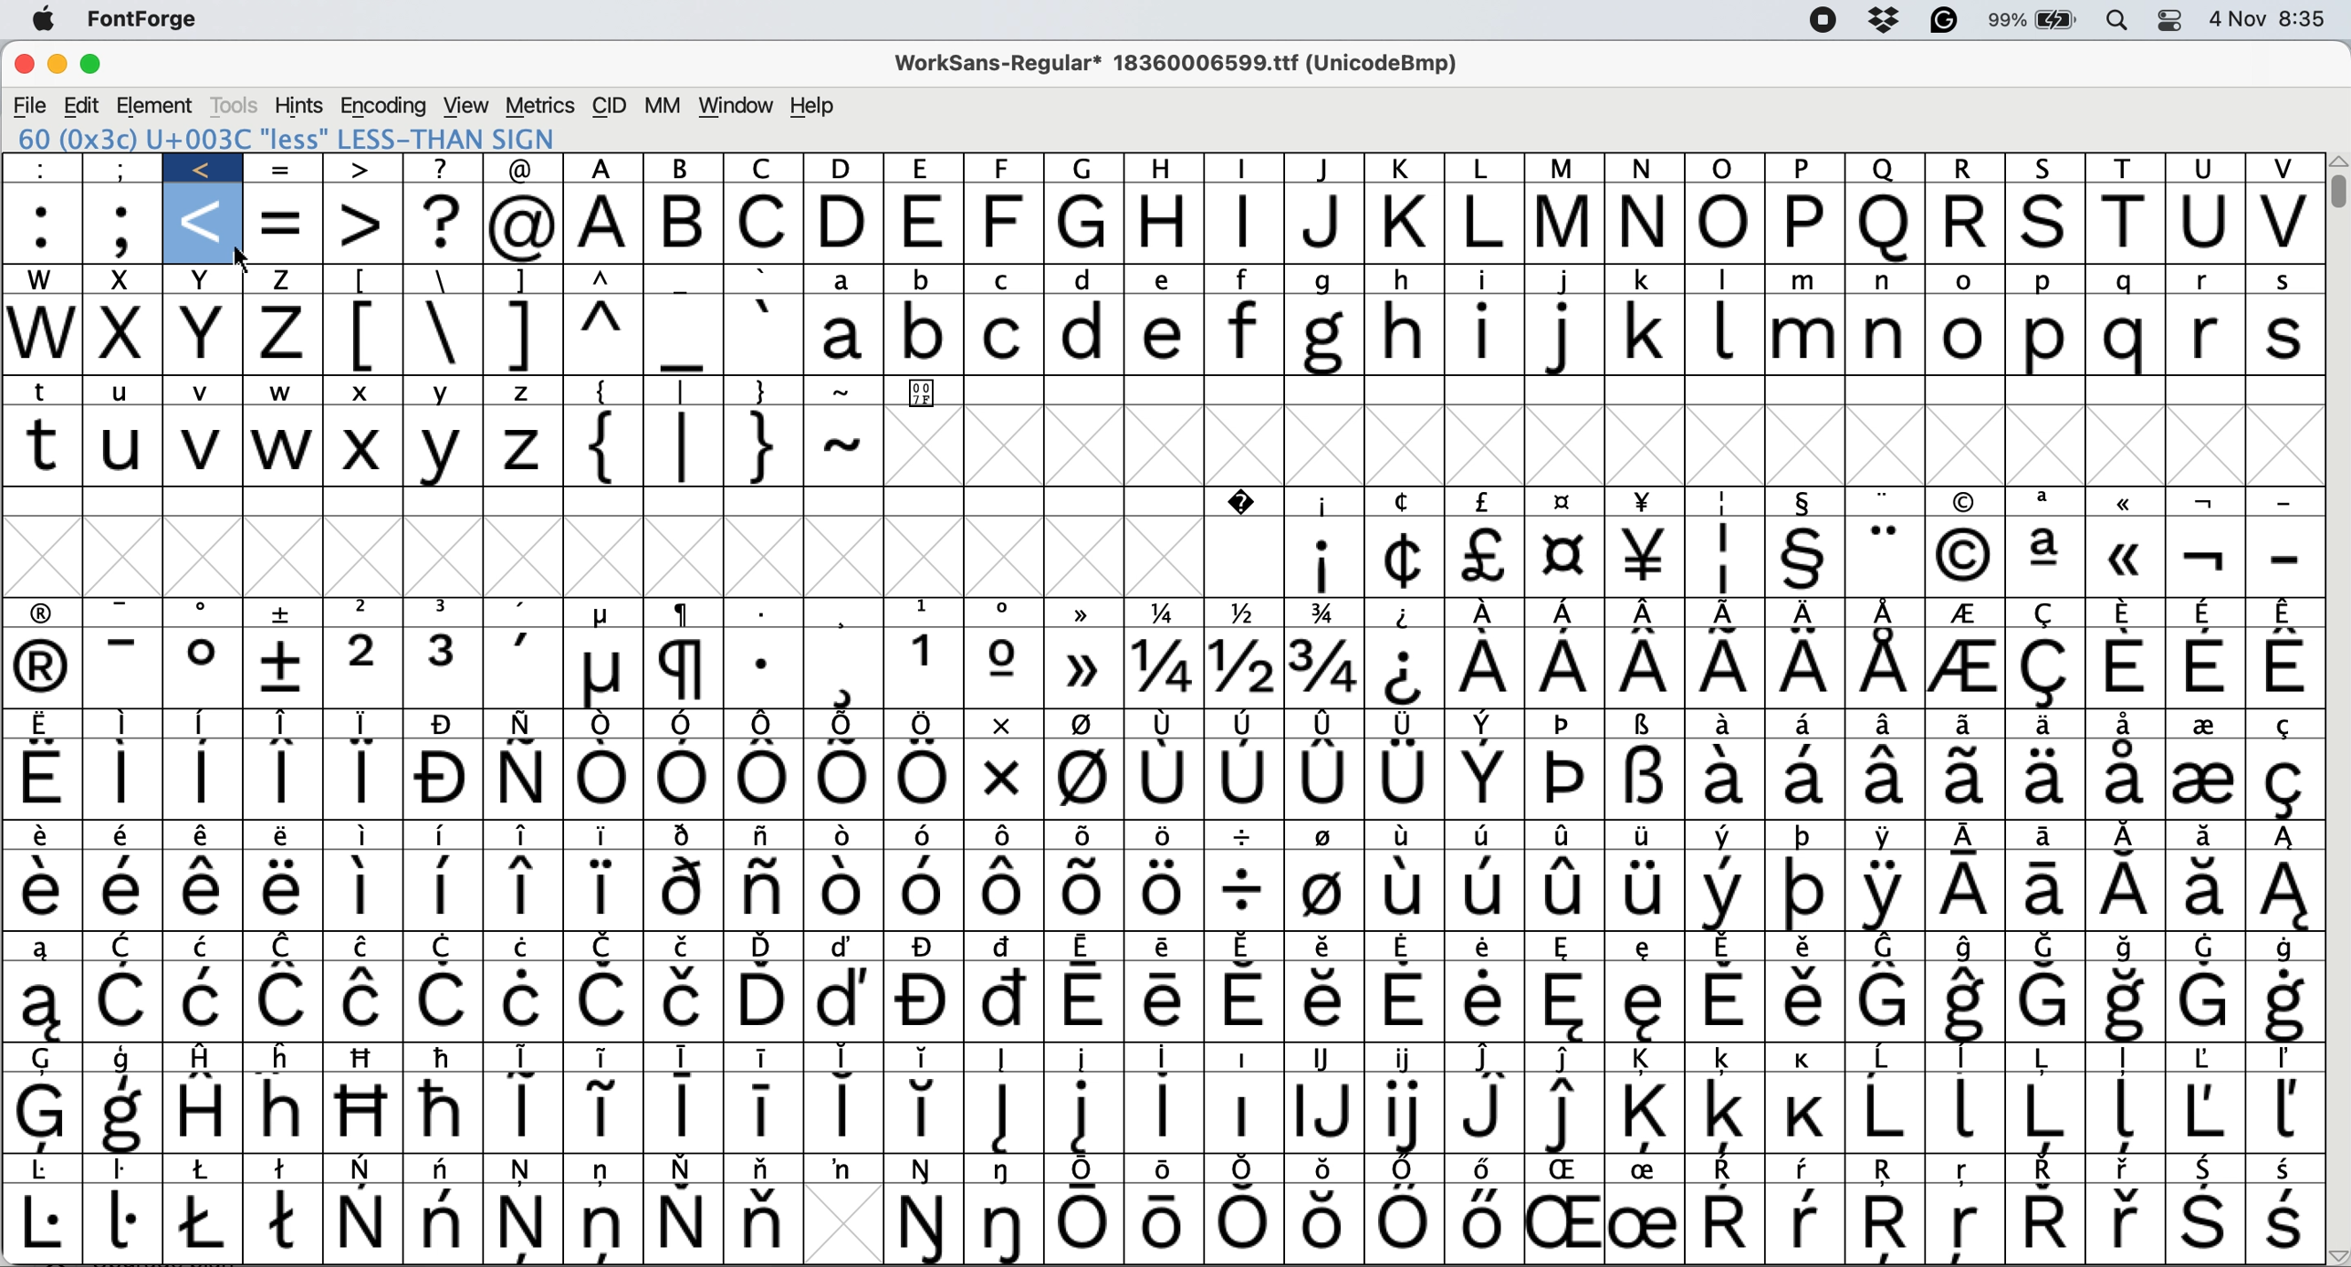 Image resolution: width=2351 pixels, height=1267 pixels. What do you see at coordinates (42, 336) in the screenshot?
I see `w` at bounding box center [42, 336].